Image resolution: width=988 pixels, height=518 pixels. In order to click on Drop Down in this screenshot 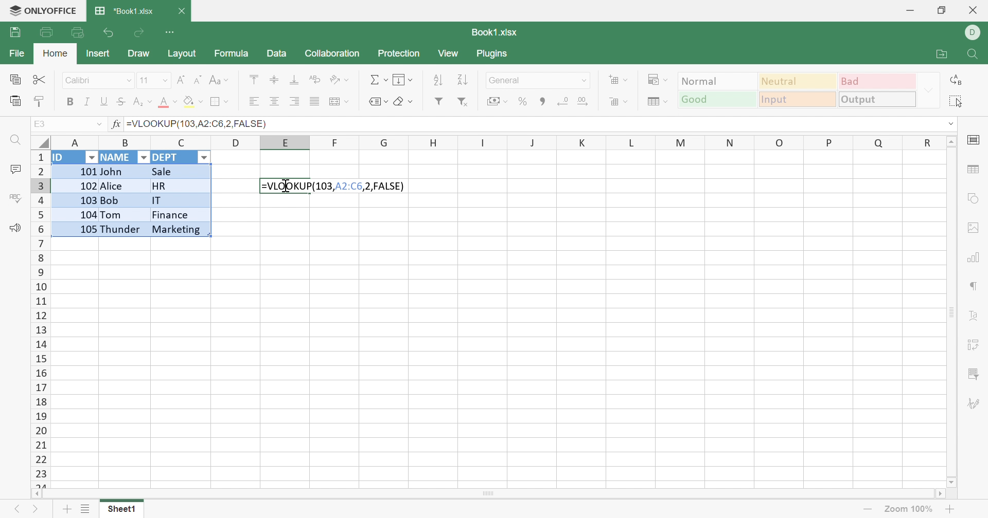, I will do `click(952, 124)`.